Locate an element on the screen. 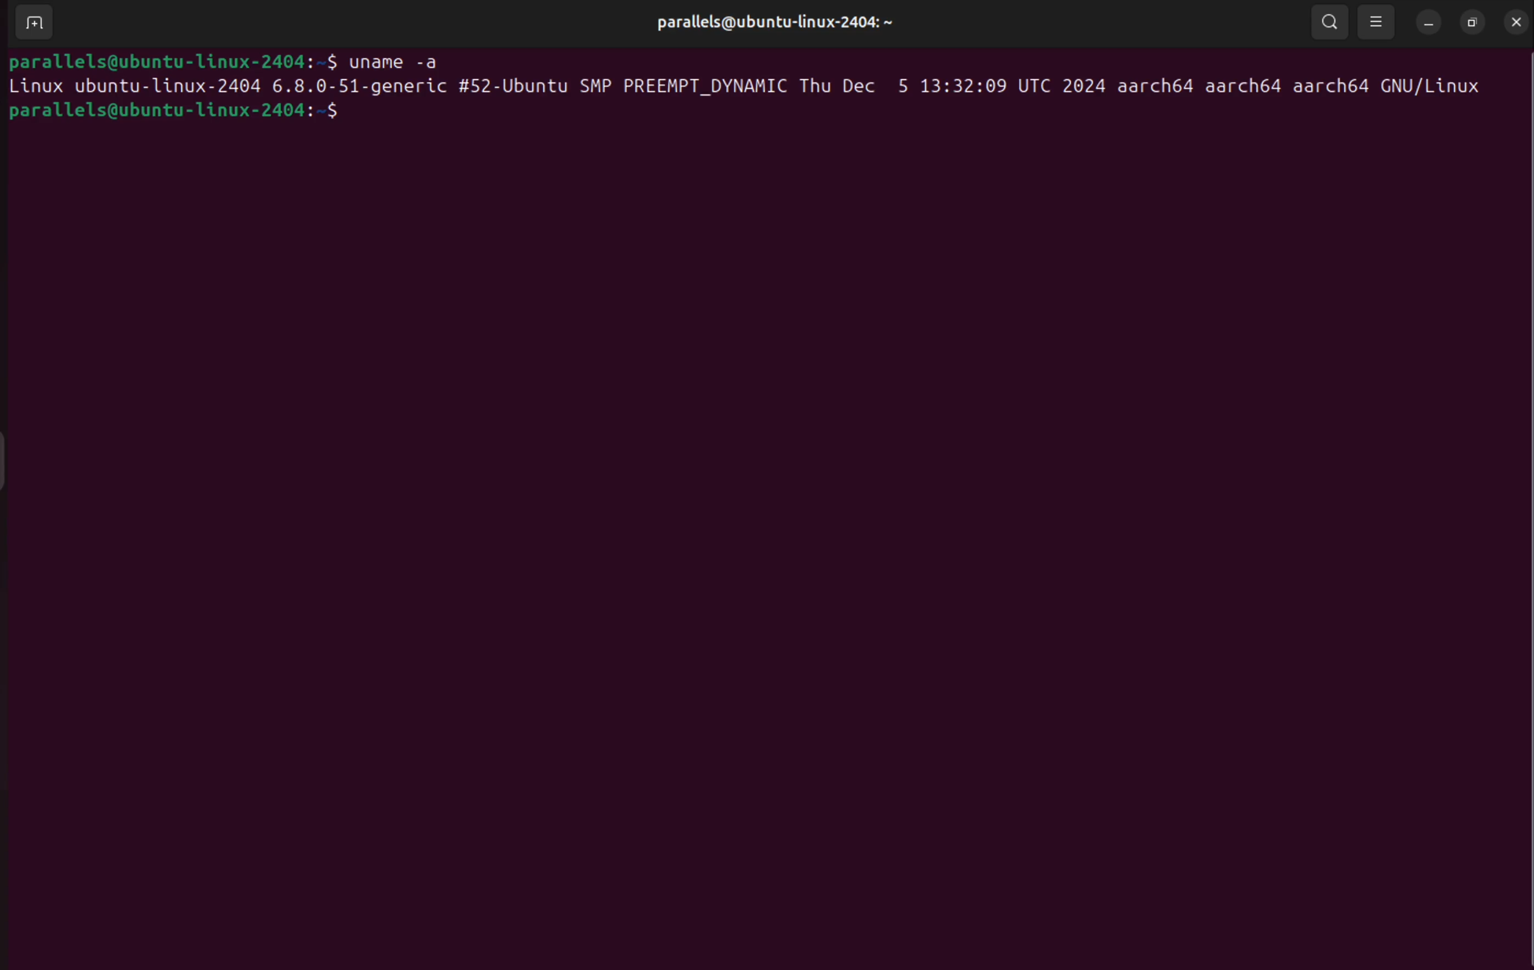 The height and width of the screenshot is (970, 1534). minimize is located at coordinates (1430, 22).